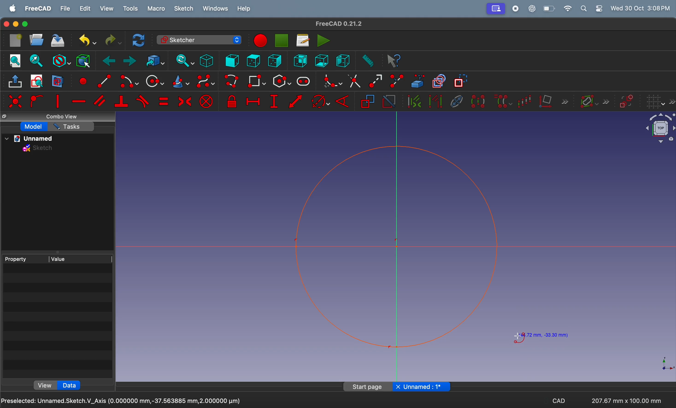 This screenshot has width=676, height=408. I want to click on constraint arc of circle, so click(321, 101).